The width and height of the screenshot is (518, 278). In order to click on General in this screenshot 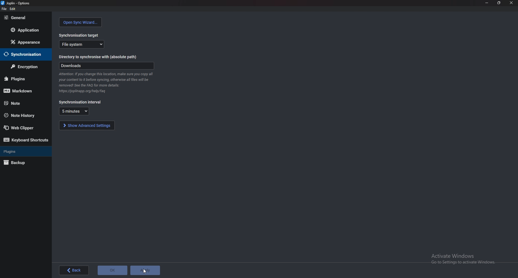, I will do `click(25, 17)`.